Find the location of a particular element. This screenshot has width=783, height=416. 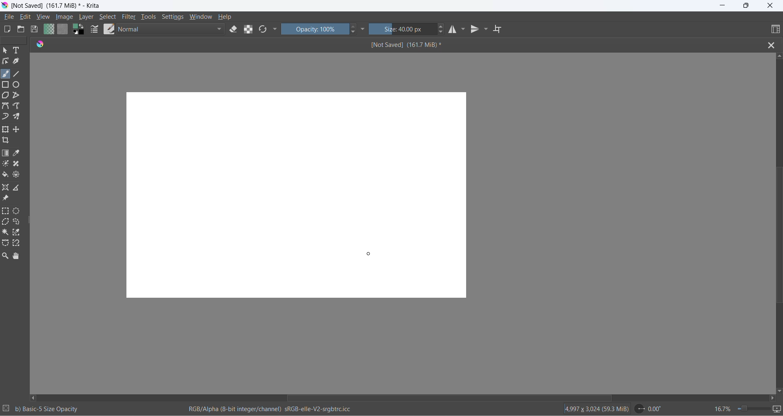

smart patch tool is located at coordinates (19, 164).